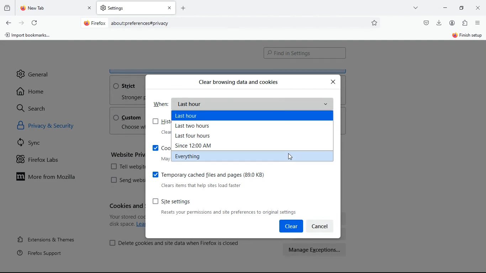 The height and width of the screenshot is (273, 486). What do you see at coordinates (8, 7) in the screenshot?
I see `historic` at bounding box center [8, 7].